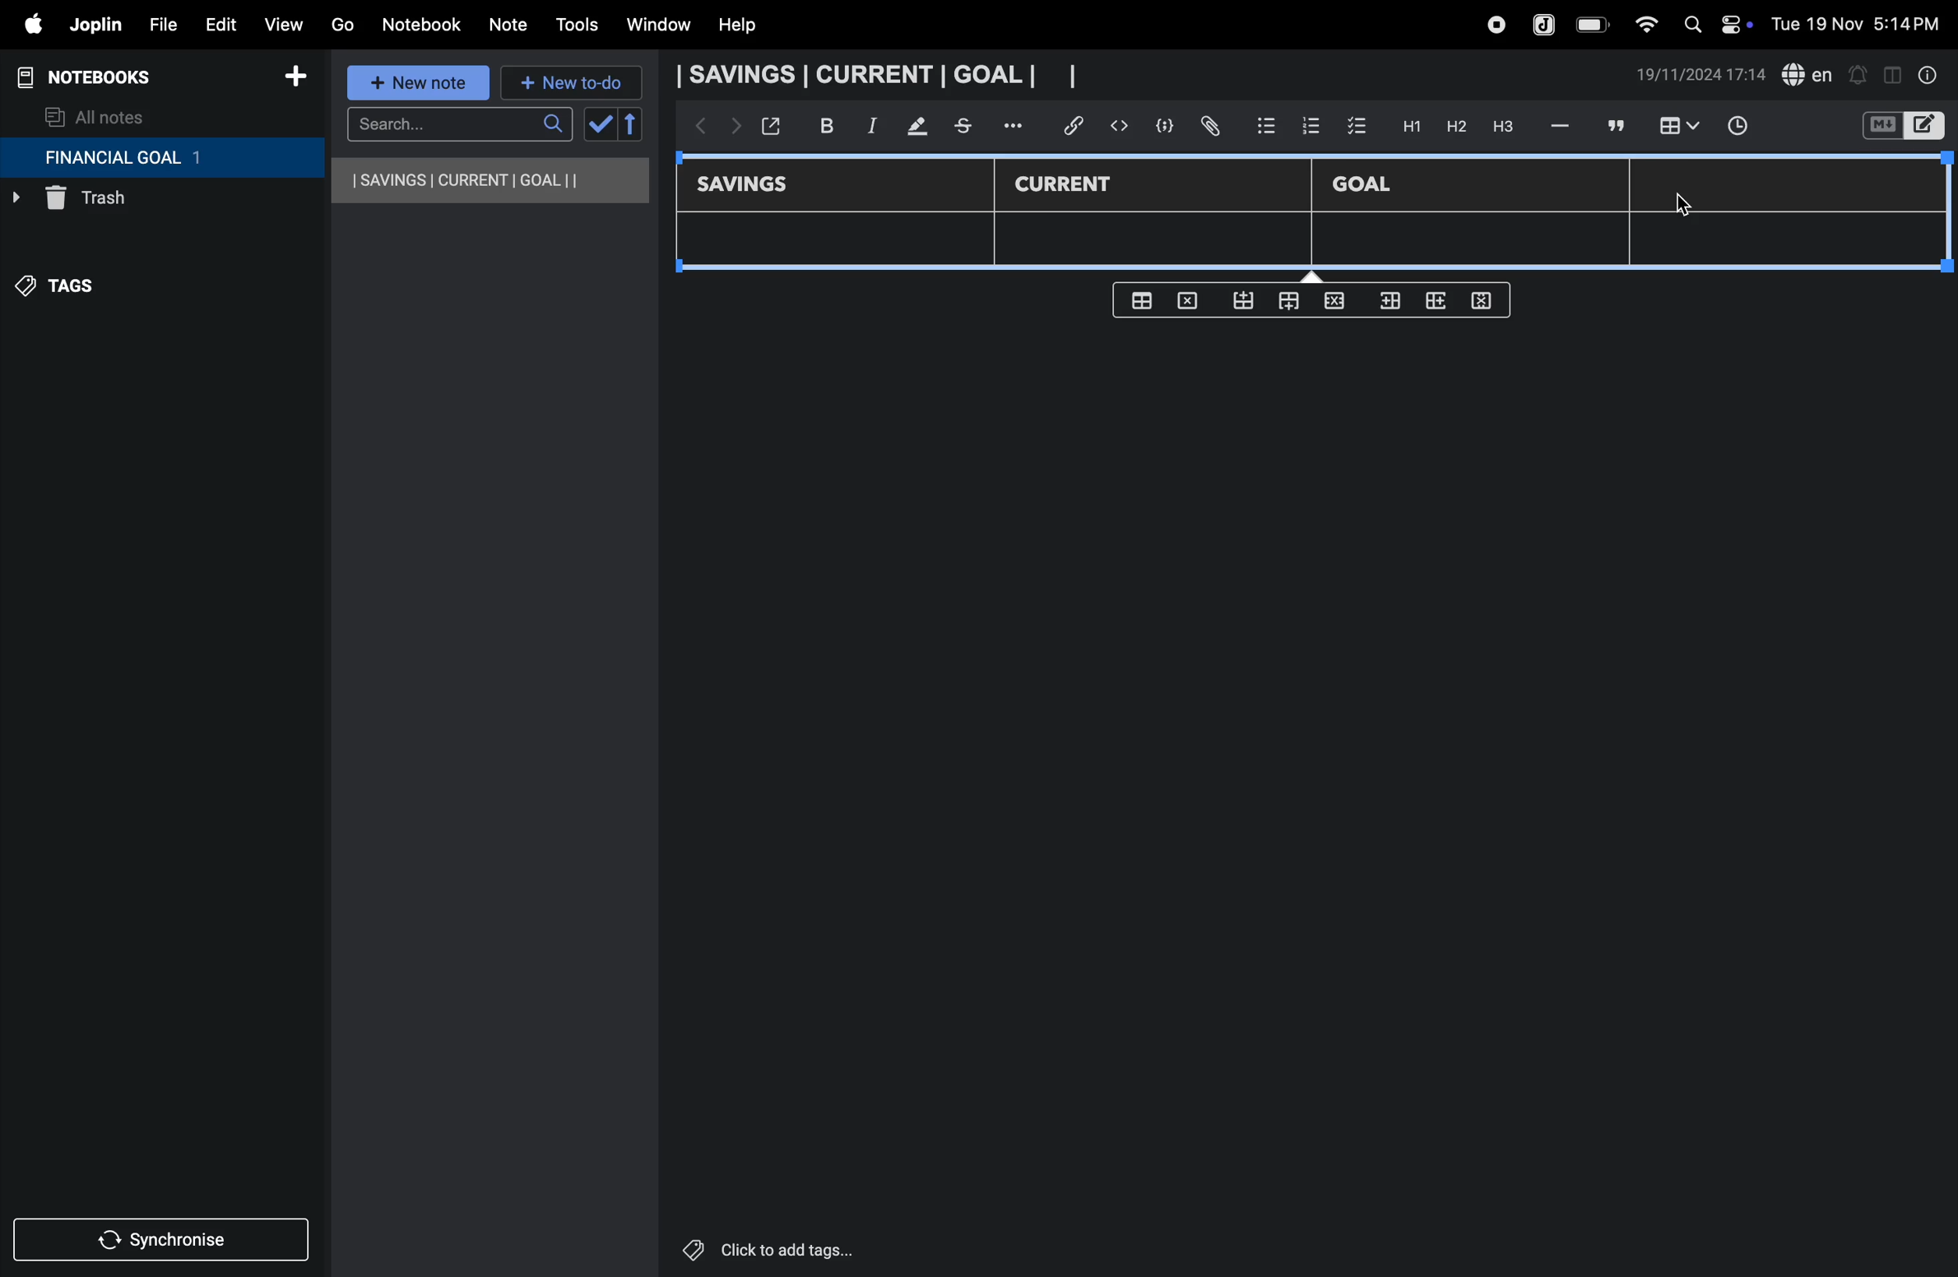  What do you see at coordinates (1892, 73) in the screenshot?
I see `toggle editor` at bounding box center [1892, 73].